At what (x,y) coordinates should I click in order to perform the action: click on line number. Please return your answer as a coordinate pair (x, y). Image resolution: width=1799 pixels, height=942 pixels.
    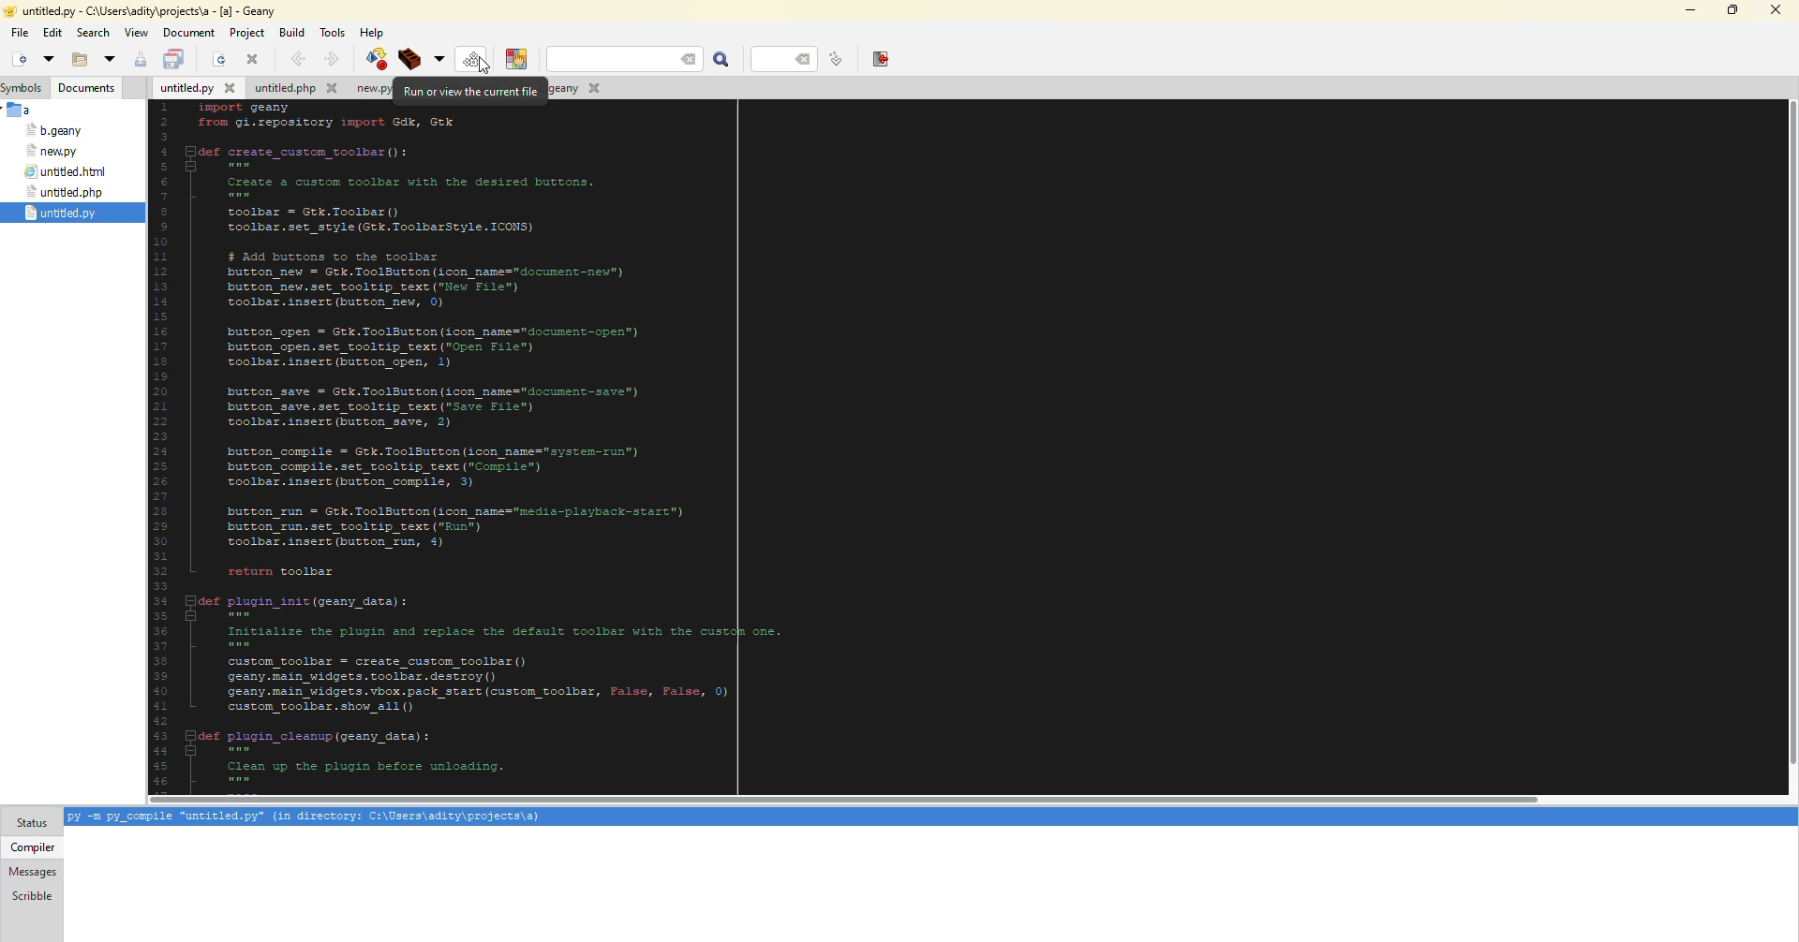
    Looking at the image, I should click on (839, 58).